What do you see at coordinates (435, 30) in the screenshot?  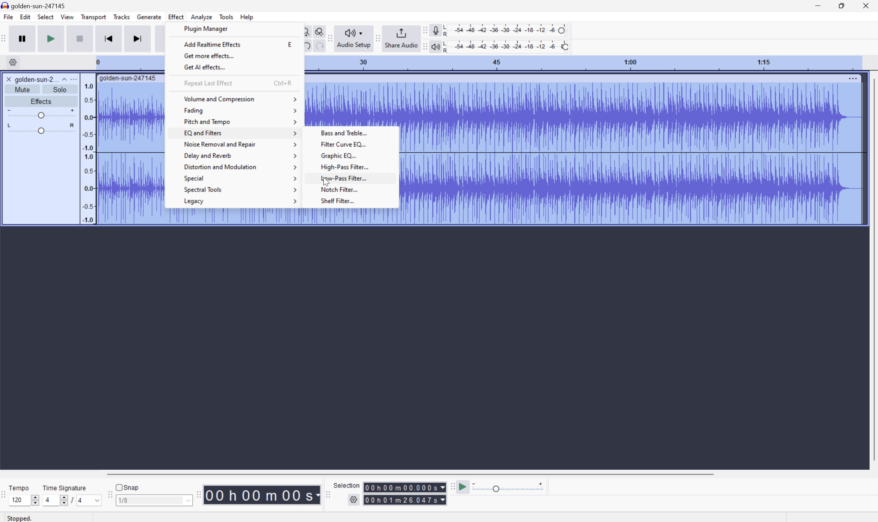 I see `Record meter` at bounding box center [435, 30].